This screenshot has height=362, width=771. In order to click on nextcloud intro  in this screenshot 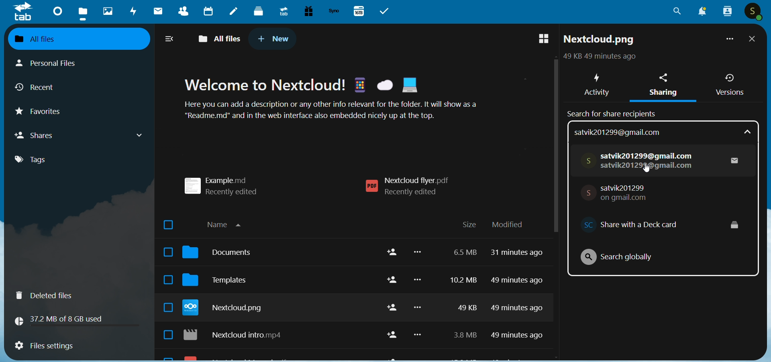, I will do `click(238, 336)`.